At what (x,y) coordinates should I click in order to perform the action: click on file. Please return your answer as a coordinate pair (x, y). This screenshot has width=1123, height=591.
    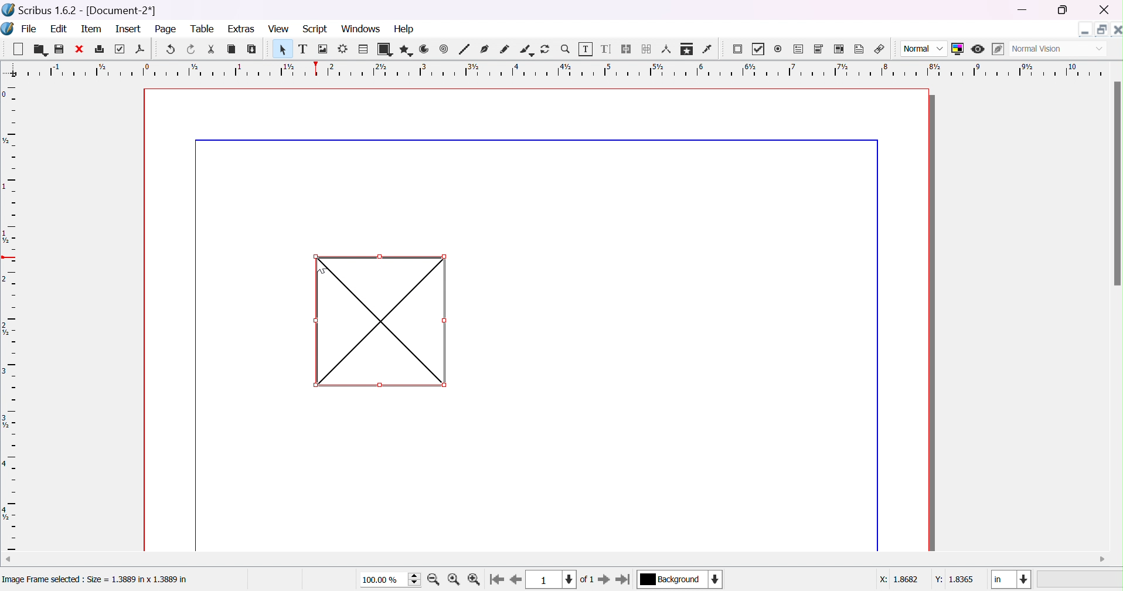
    Looking at the image, I should click on (29, 28).